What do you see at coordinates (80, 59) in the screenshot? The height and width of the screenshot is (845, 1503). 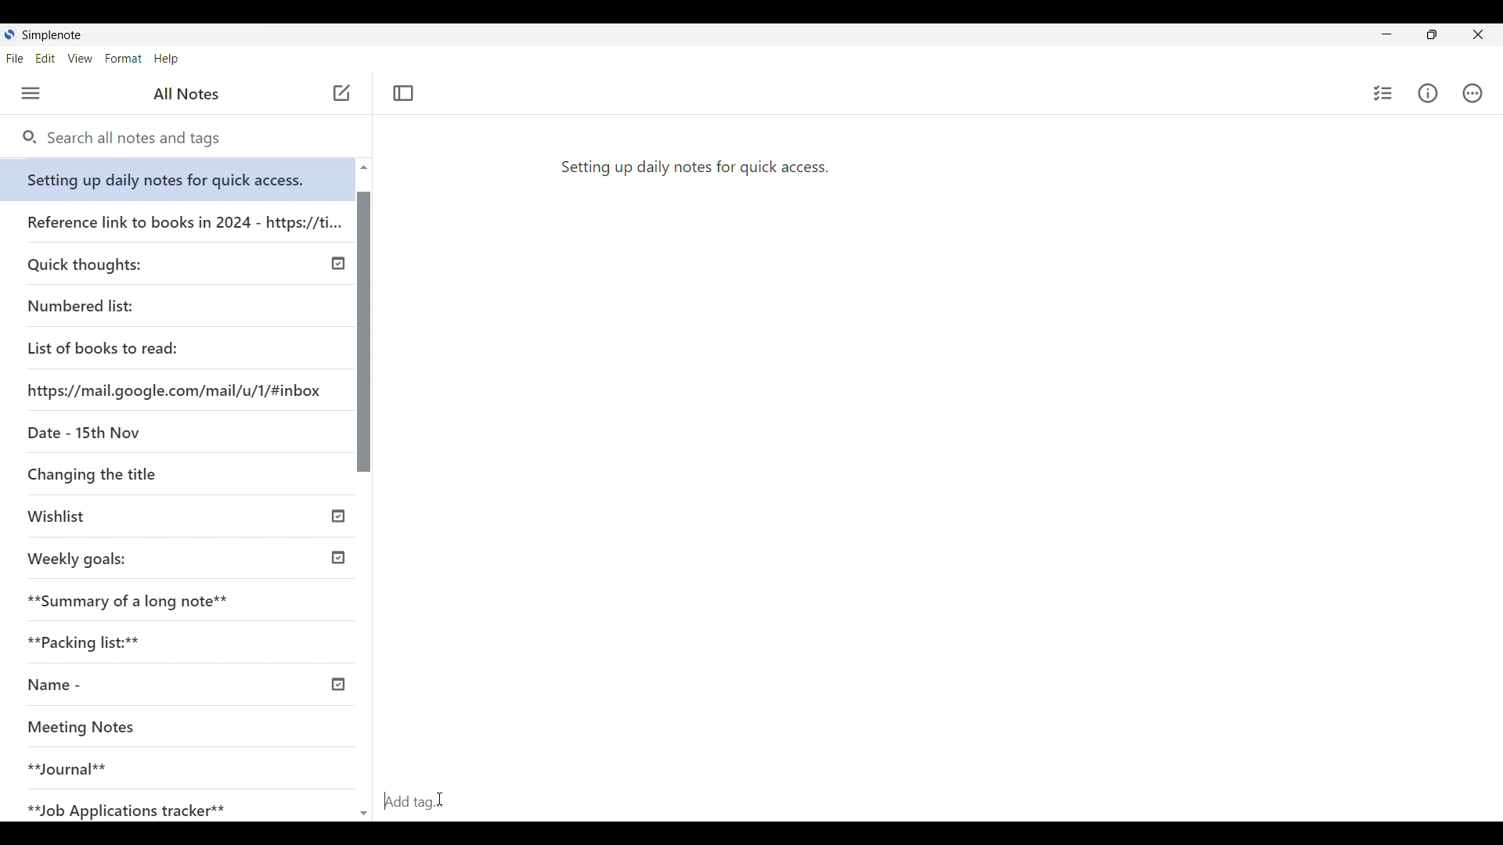 I see `View menu` at bounding box center [80, 59].